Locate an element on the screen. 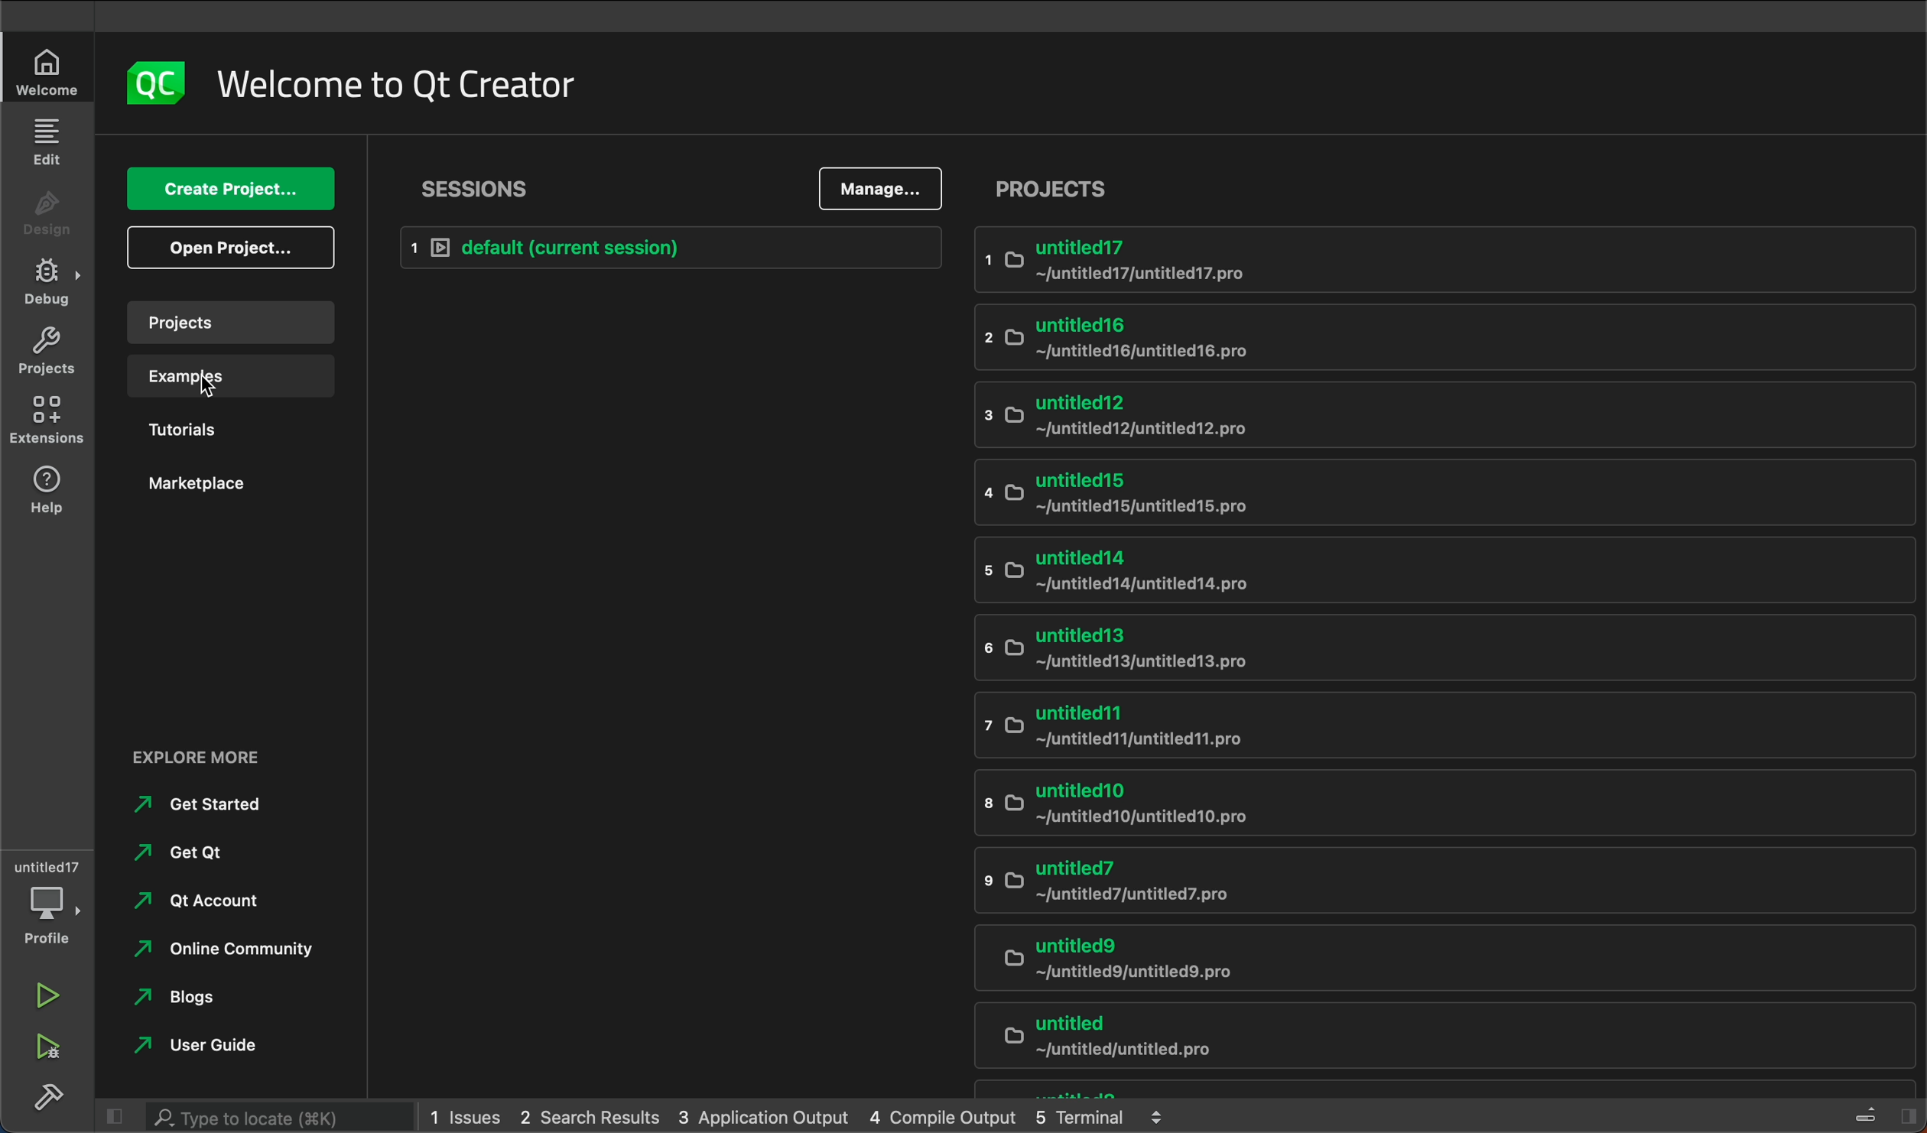 Image resolution: width=1927 pixels, height=1133 pixels. close sidebar is located at coordinates (1879, 1113).